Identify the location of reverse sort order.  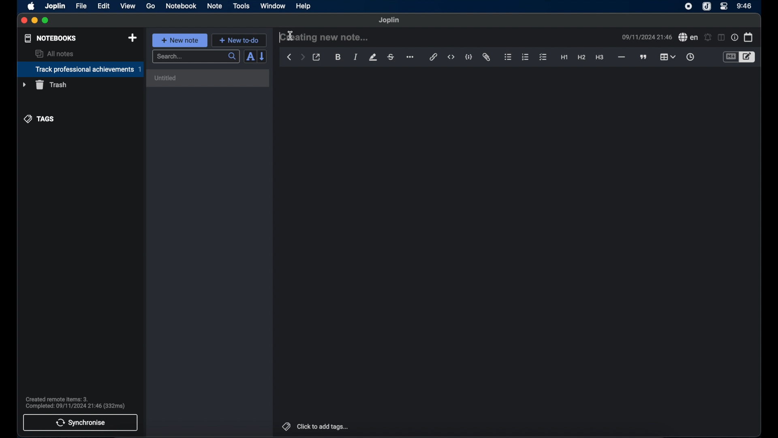
(263, 56).